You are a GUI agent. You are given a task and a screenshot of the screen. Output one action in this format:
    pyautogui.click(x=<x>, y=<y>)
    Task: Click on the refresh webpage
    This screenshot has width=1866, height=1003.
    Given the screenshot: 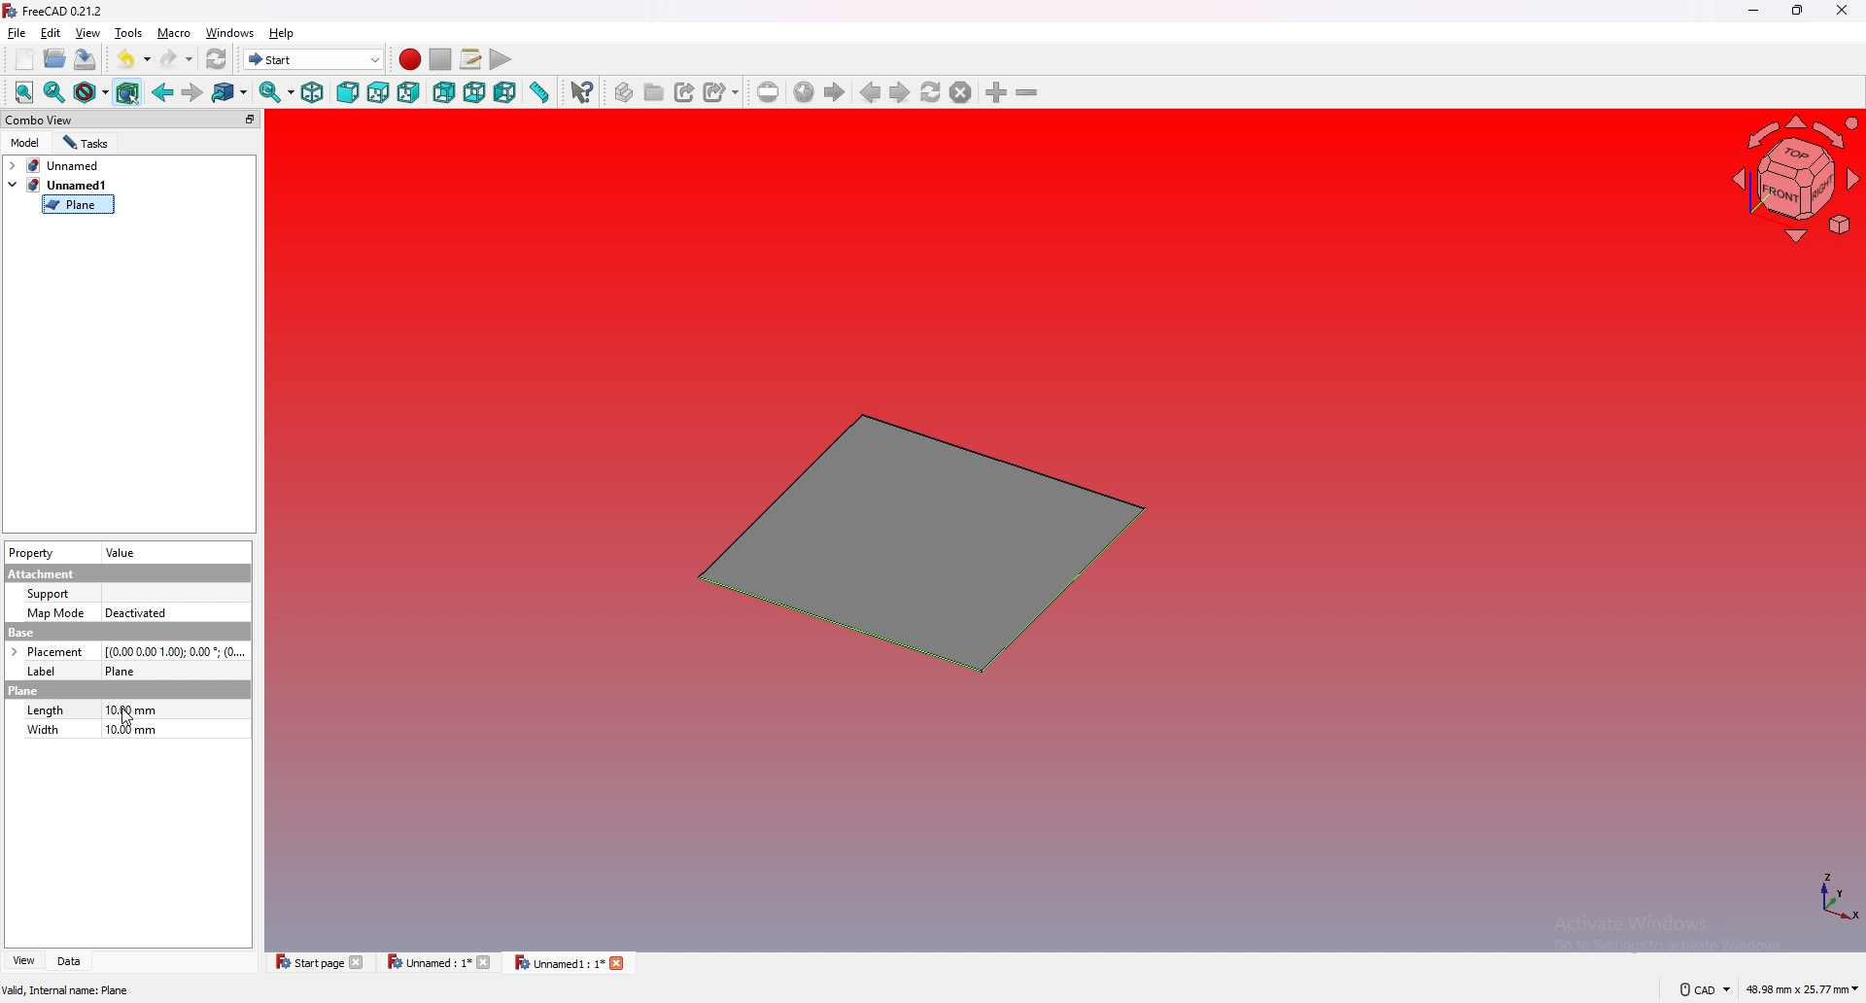 What is the action you would take?
    pyautogui.click(x=931, y=91)
    